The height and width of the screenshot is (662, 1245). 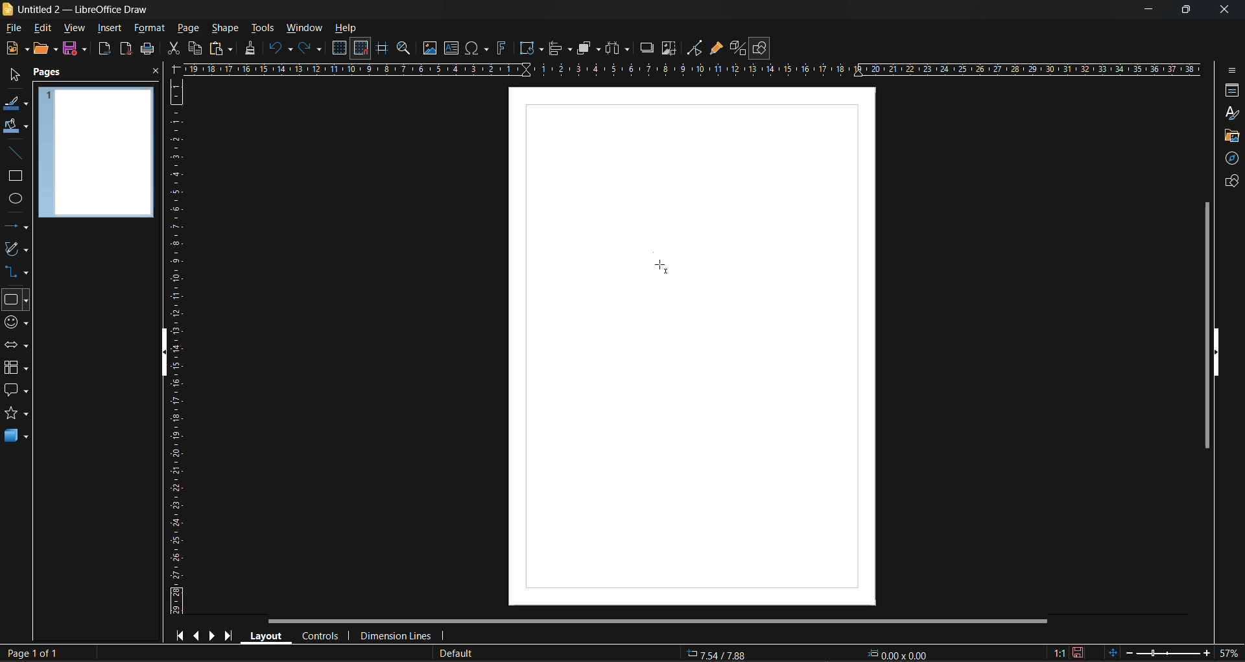 What do you see at coordinates (156, 72) in the screenshot?
I see `close` at bounding box center [156, 72].